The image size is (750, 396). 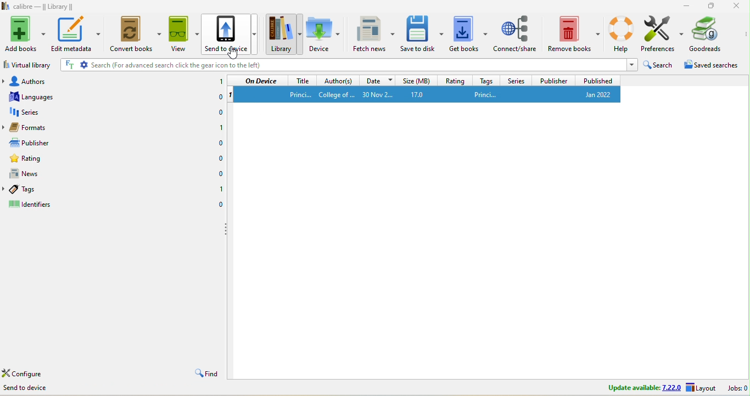 I want to click on book selected, so click(x=429, y=94).